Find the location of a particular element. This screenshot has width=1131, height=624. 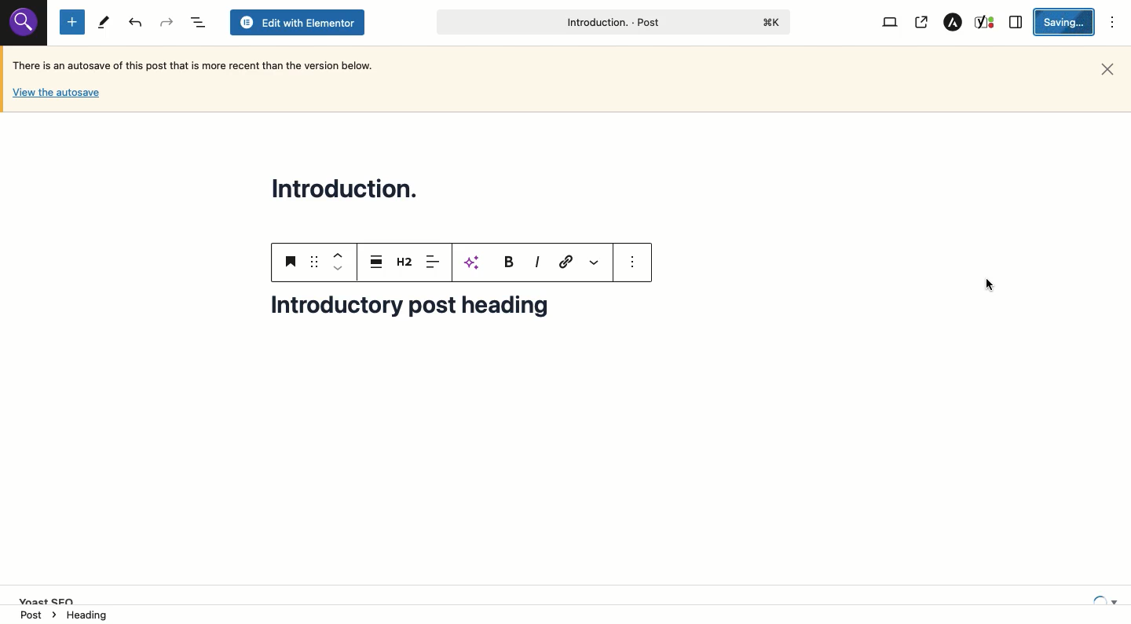

Bold is located at coordinates (507, 261).